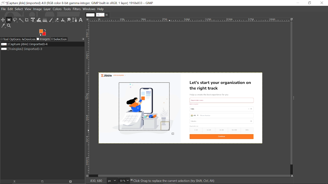 Image resolution: width=328 pixels, height=184 pixels. Describe the element at coordinates (29, 39) in the screenshot. I see `Devices` at that location.